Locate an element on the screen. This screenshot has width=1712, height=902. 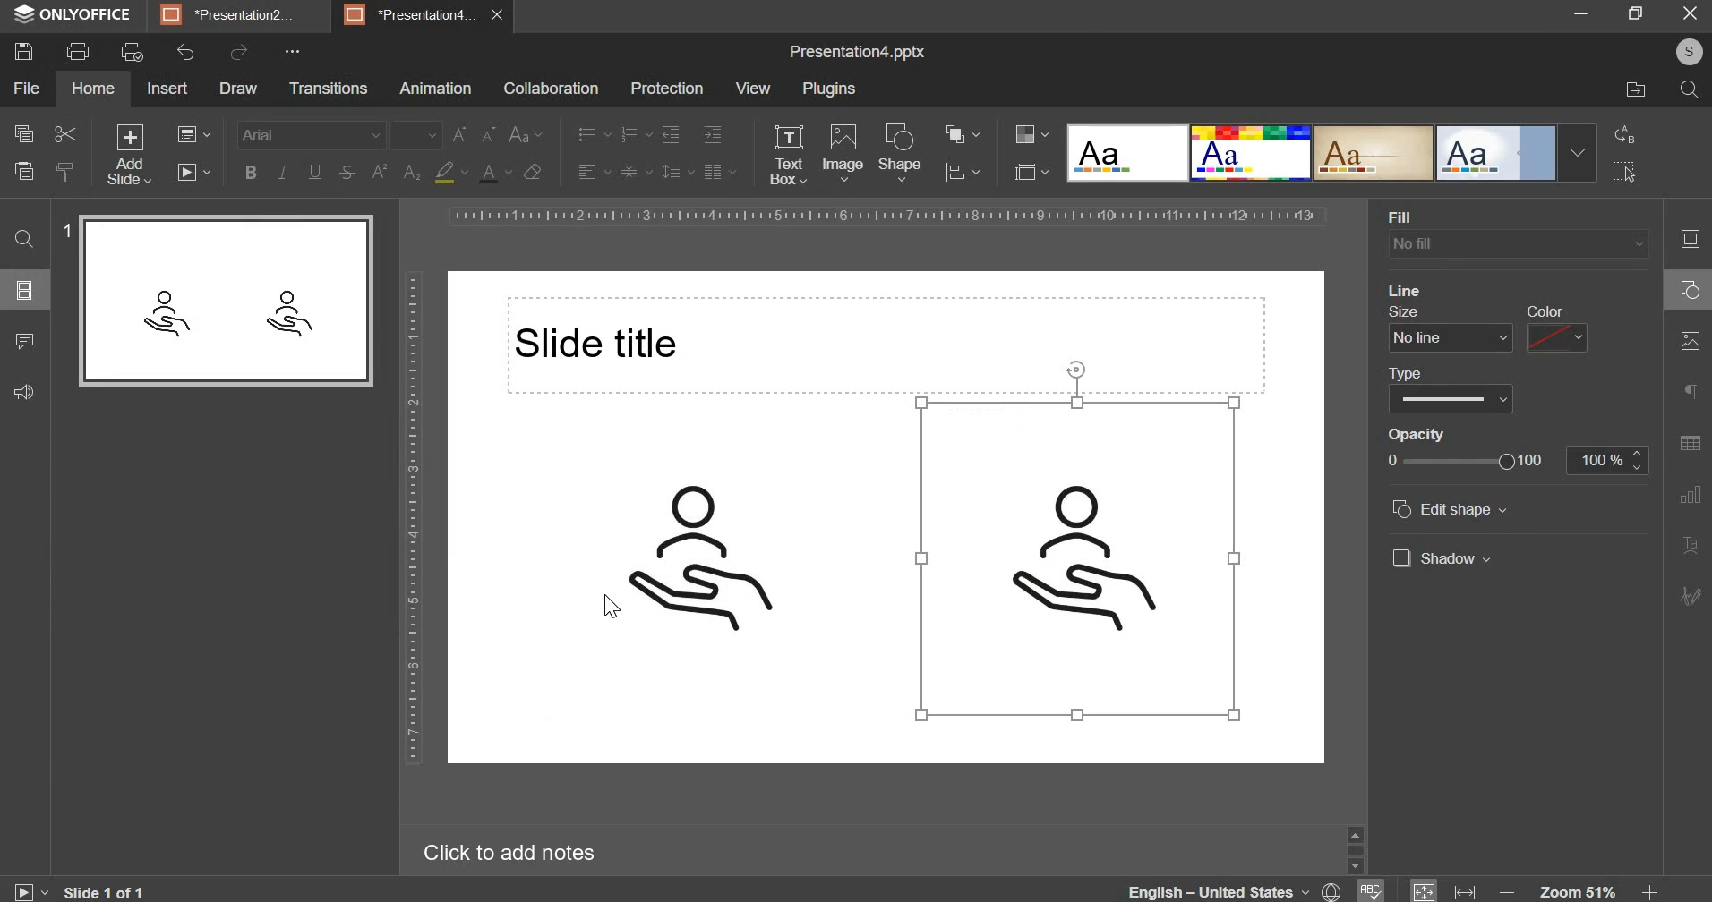
shadow is located at coordinates (1441, 557).